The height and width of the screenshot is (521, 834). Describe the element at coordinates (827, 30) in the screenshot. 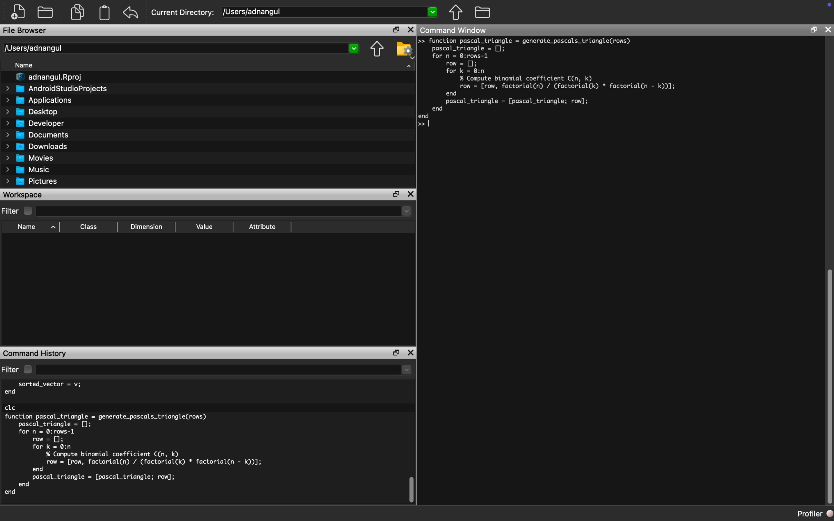

I see `Close` at that location.